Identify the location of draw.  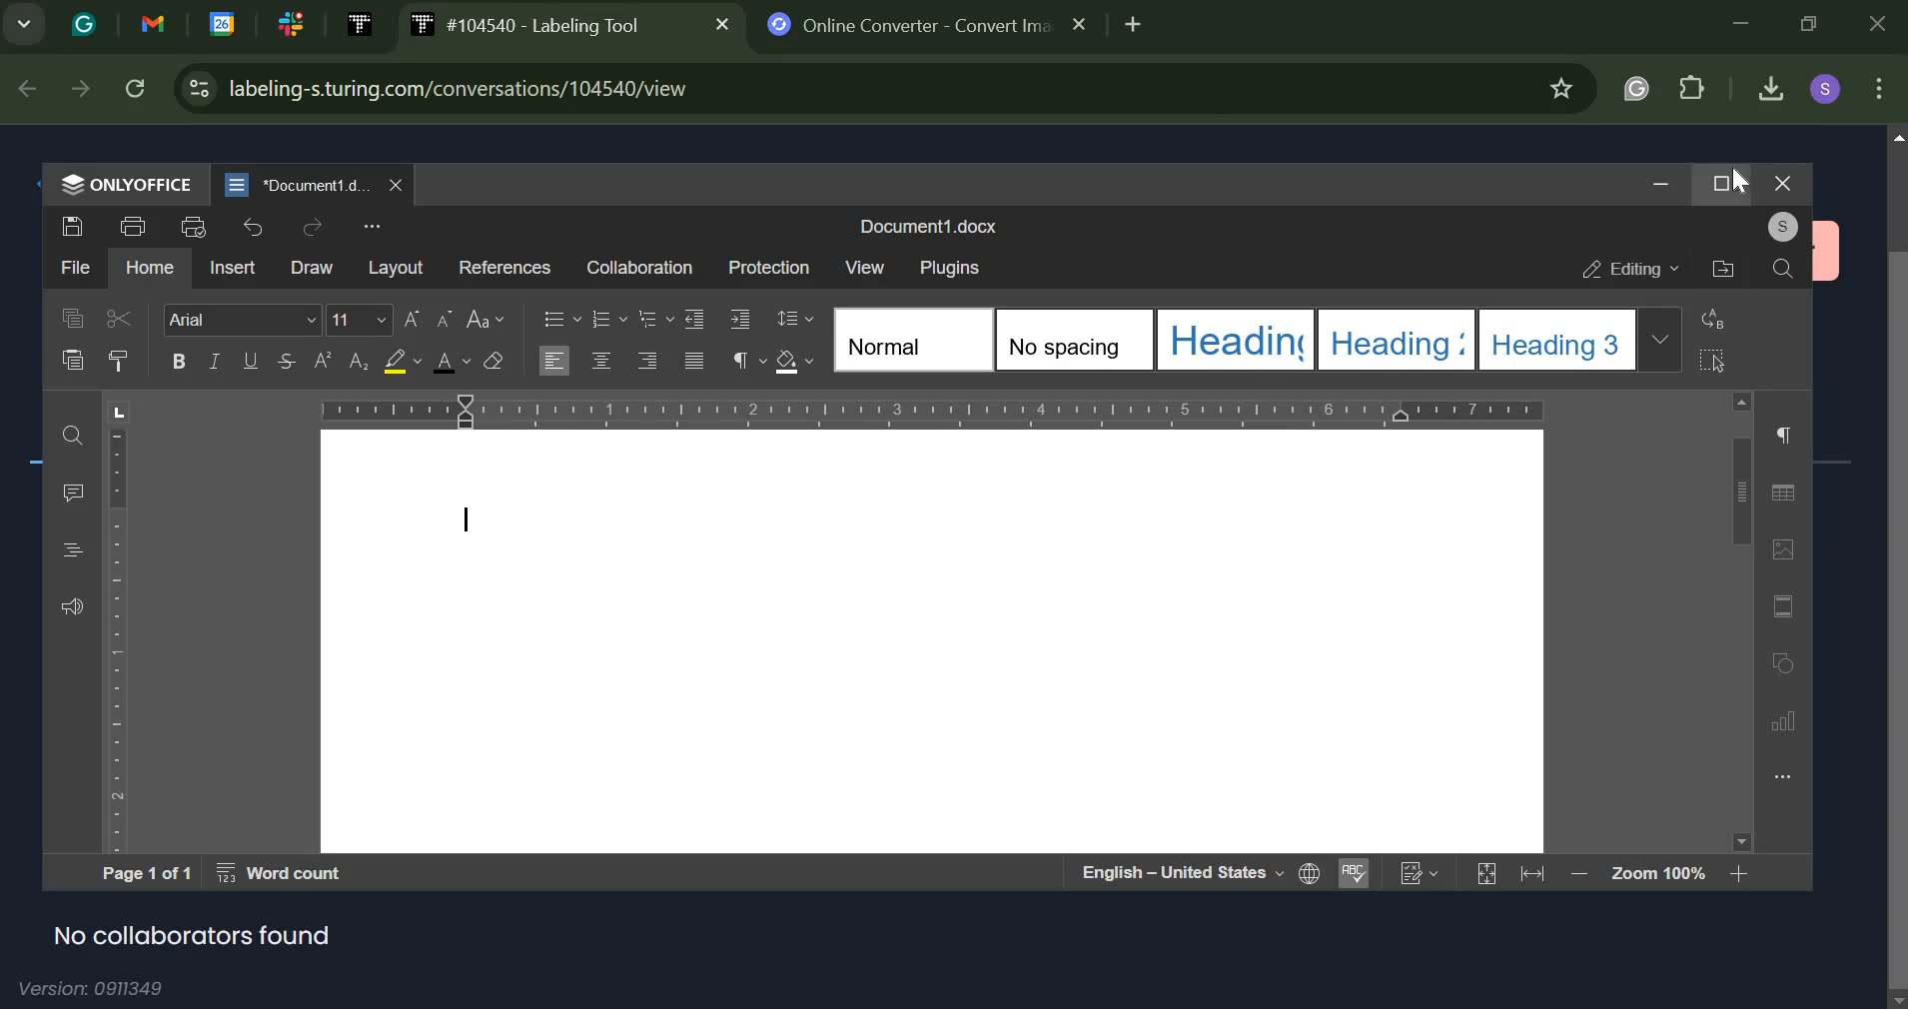
(313, 266).